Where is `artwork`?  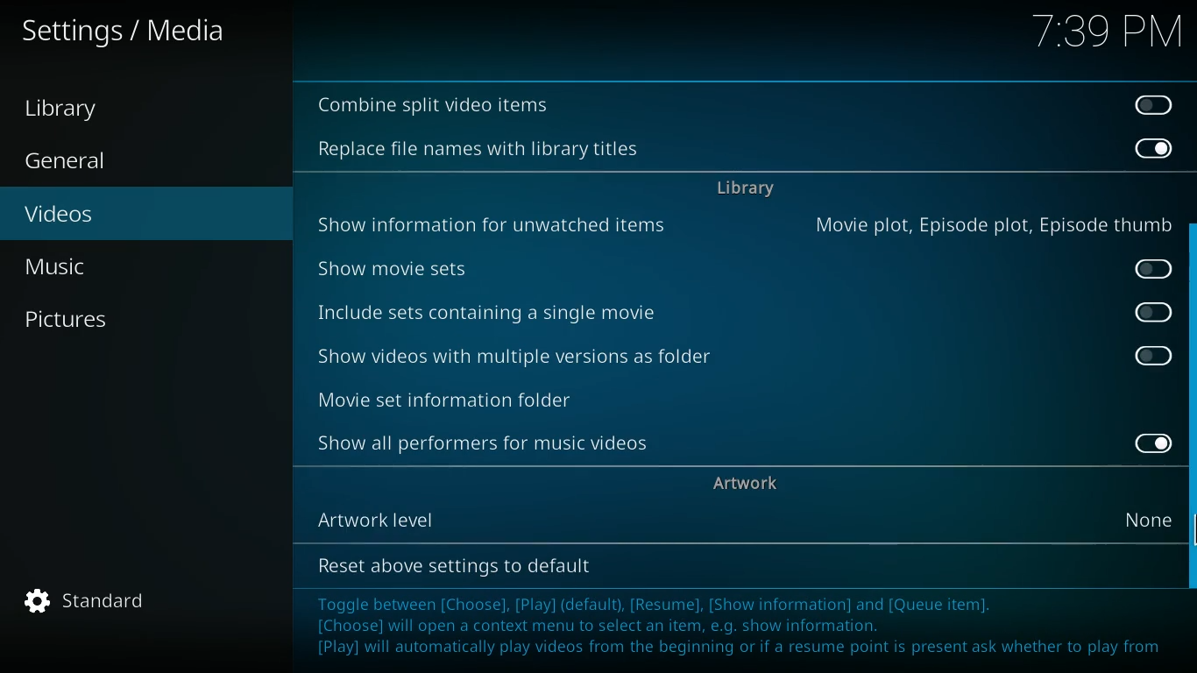
artwork is located at coordinates (748, 481).